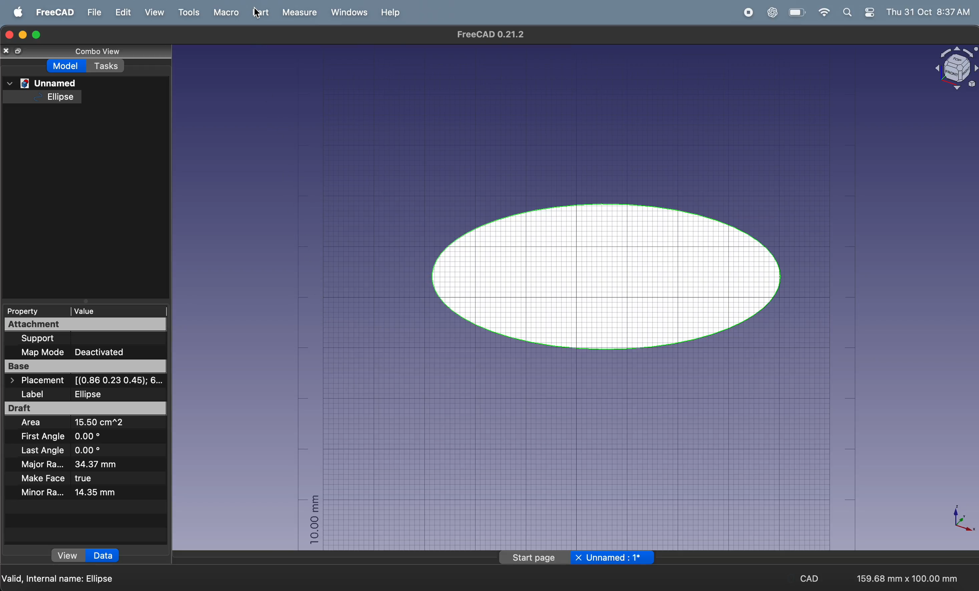  I want to click on deactivated, so click(104, 353).